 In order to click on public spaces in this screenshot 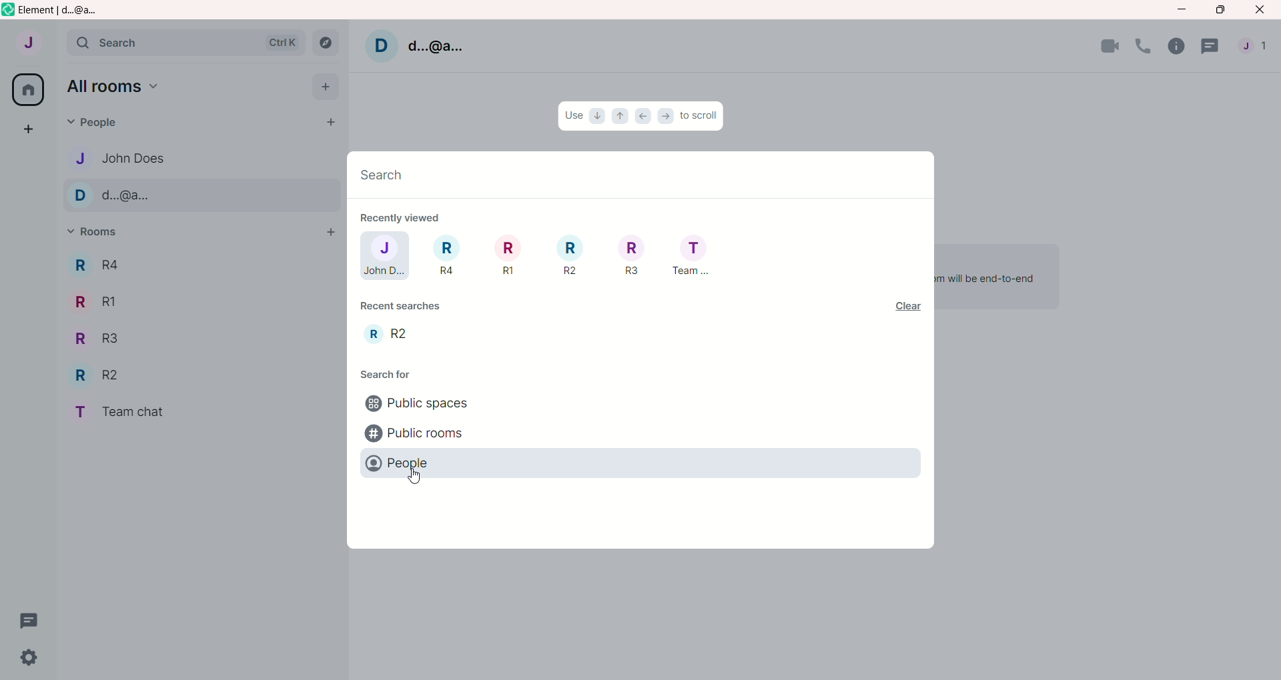, I will do `click(416, 405)`.